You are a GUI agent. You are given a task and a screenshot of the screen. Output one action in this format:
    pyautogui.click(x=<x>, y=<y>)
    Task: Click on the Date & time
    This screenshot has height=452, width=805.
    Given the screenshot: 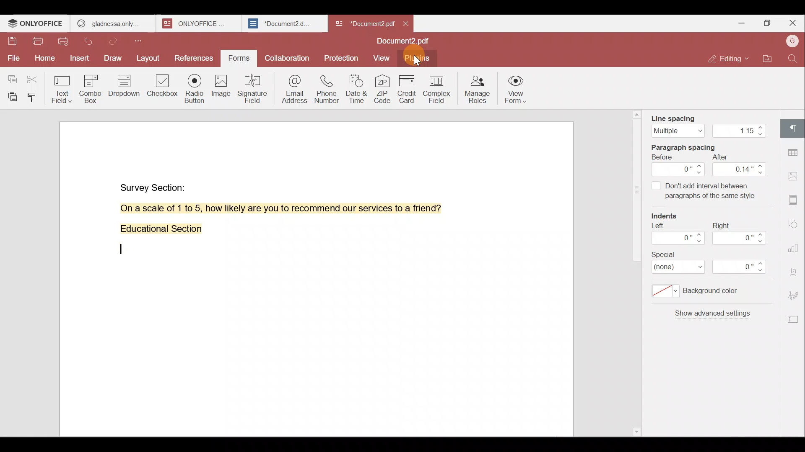 What is the action you would take?
    pyautogui.click(x=355, y=87)
    